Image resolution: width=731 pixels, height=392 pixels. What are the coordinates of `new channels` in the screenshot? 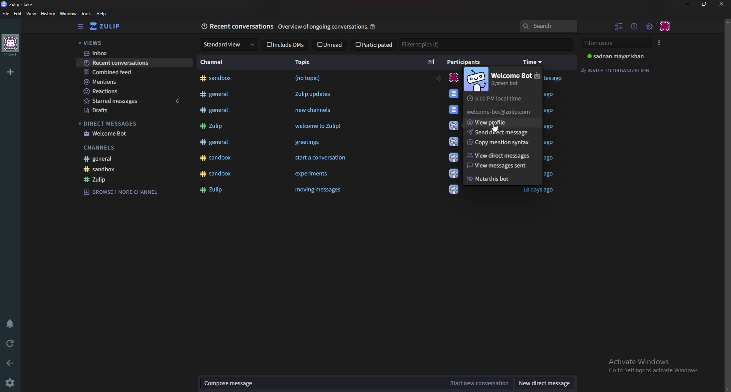 It's located at (314, 110).